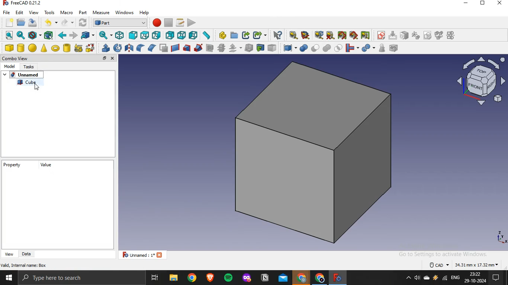 The height and width of the screenshot is (285, 508). What do you see at coordinates (19, 12) in the screenshot?
I see `edit` at bounding box center [19, 12].